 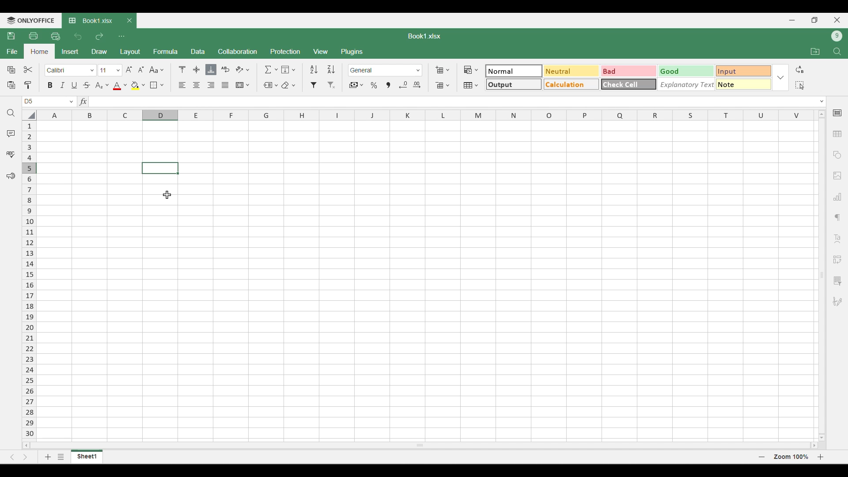 I want to click on Bold, so click(x=50, y=85).